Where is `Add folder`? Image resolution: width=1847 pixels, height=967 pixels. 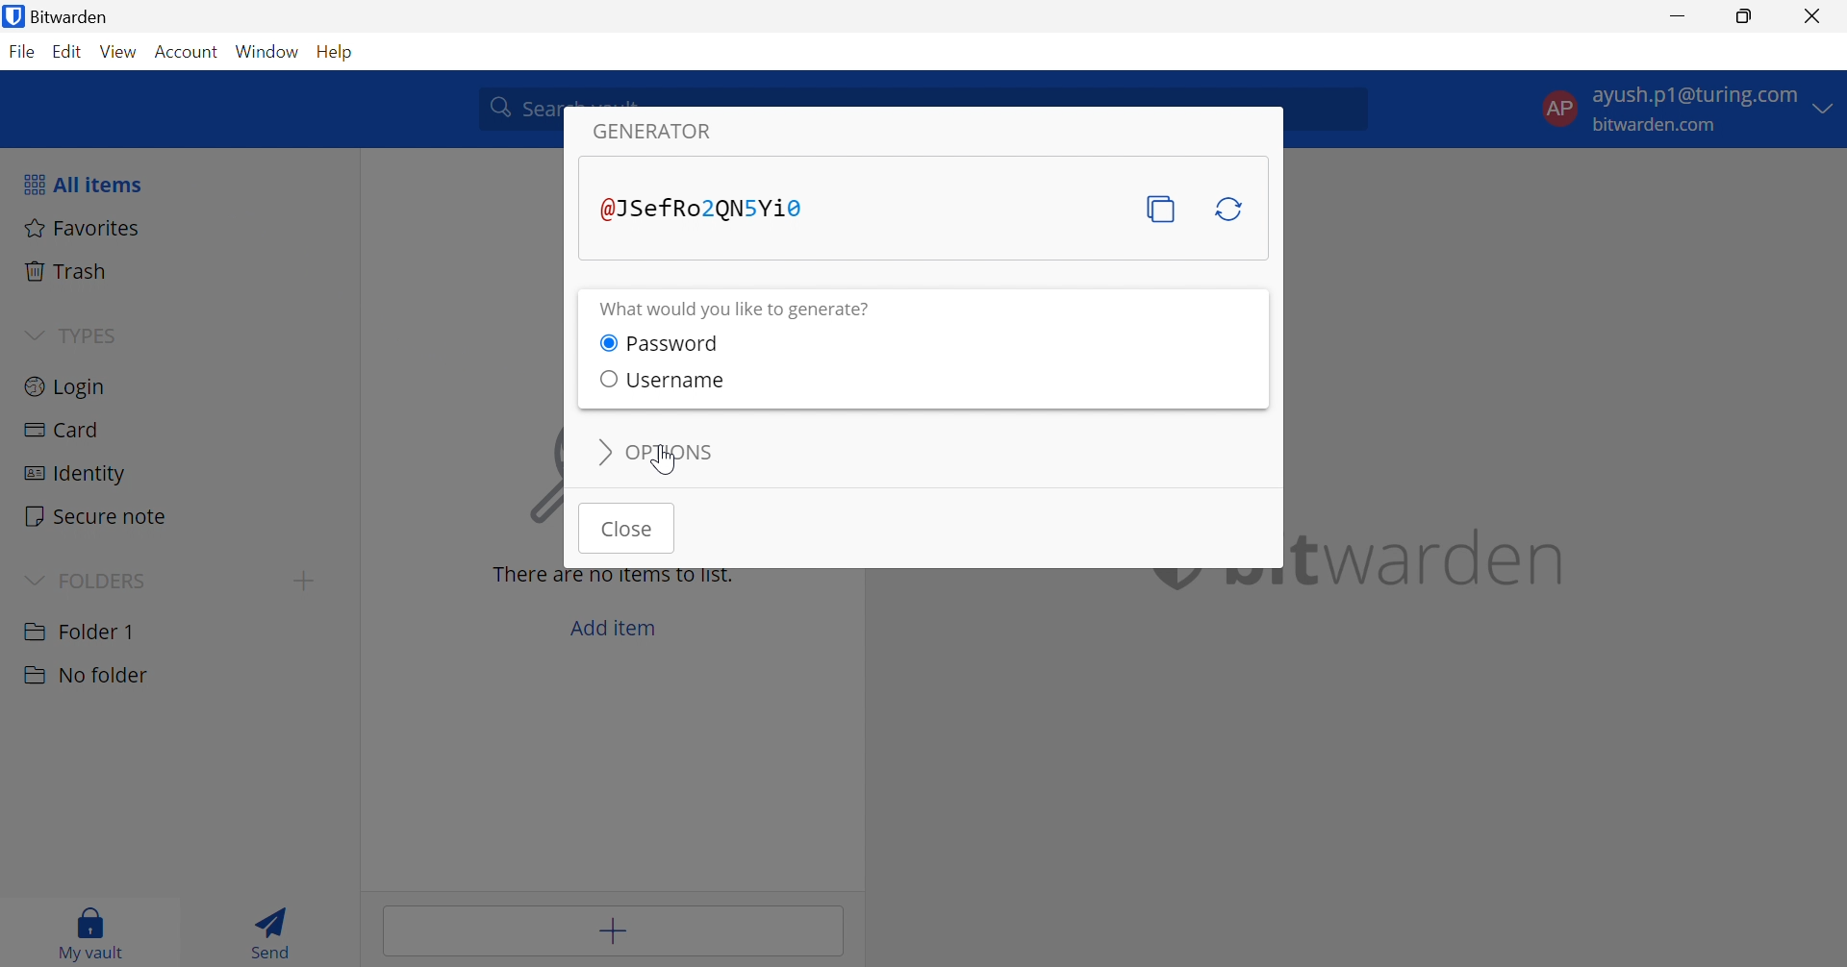
Add folder is located at coordinates (309, 580).